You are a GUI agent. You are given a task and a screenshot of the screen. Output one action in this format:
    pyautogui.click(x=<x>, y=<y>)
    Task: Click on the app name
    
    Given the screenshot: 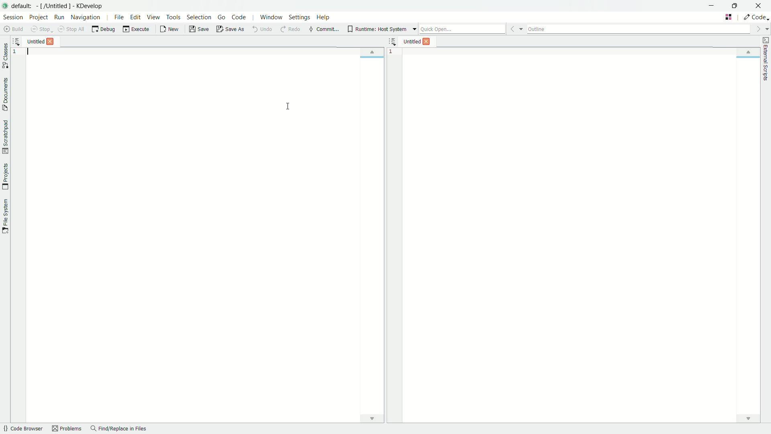 What is the action you would take?
    pyautogui.click(x=90, y=6)
    